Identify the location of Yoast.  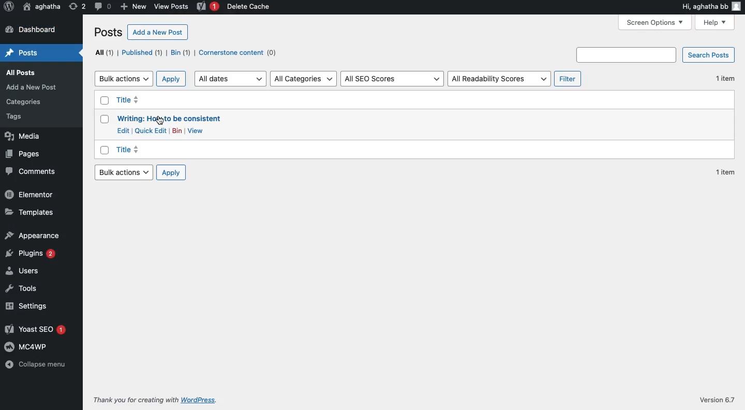
(208, 7).